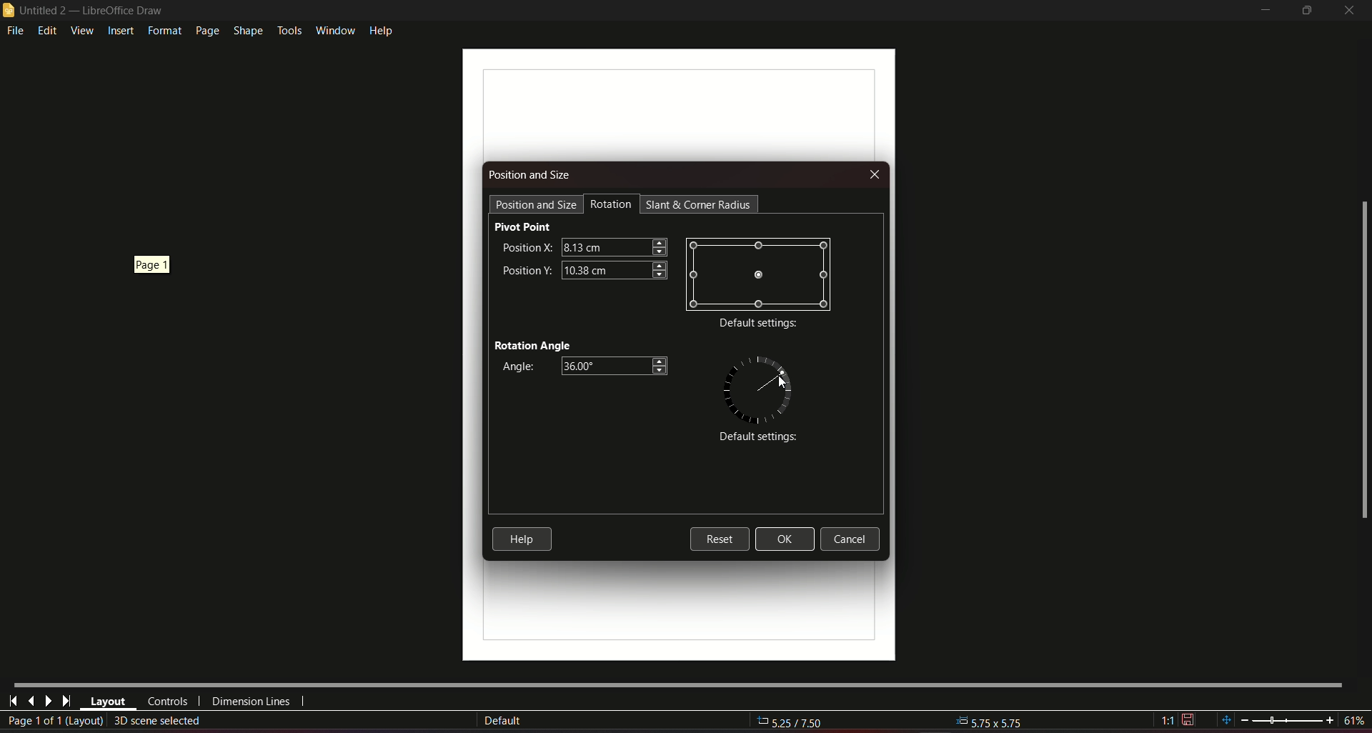  Describe the element at coordinates (334, 28) in the screenshot. I see `window` at that location.